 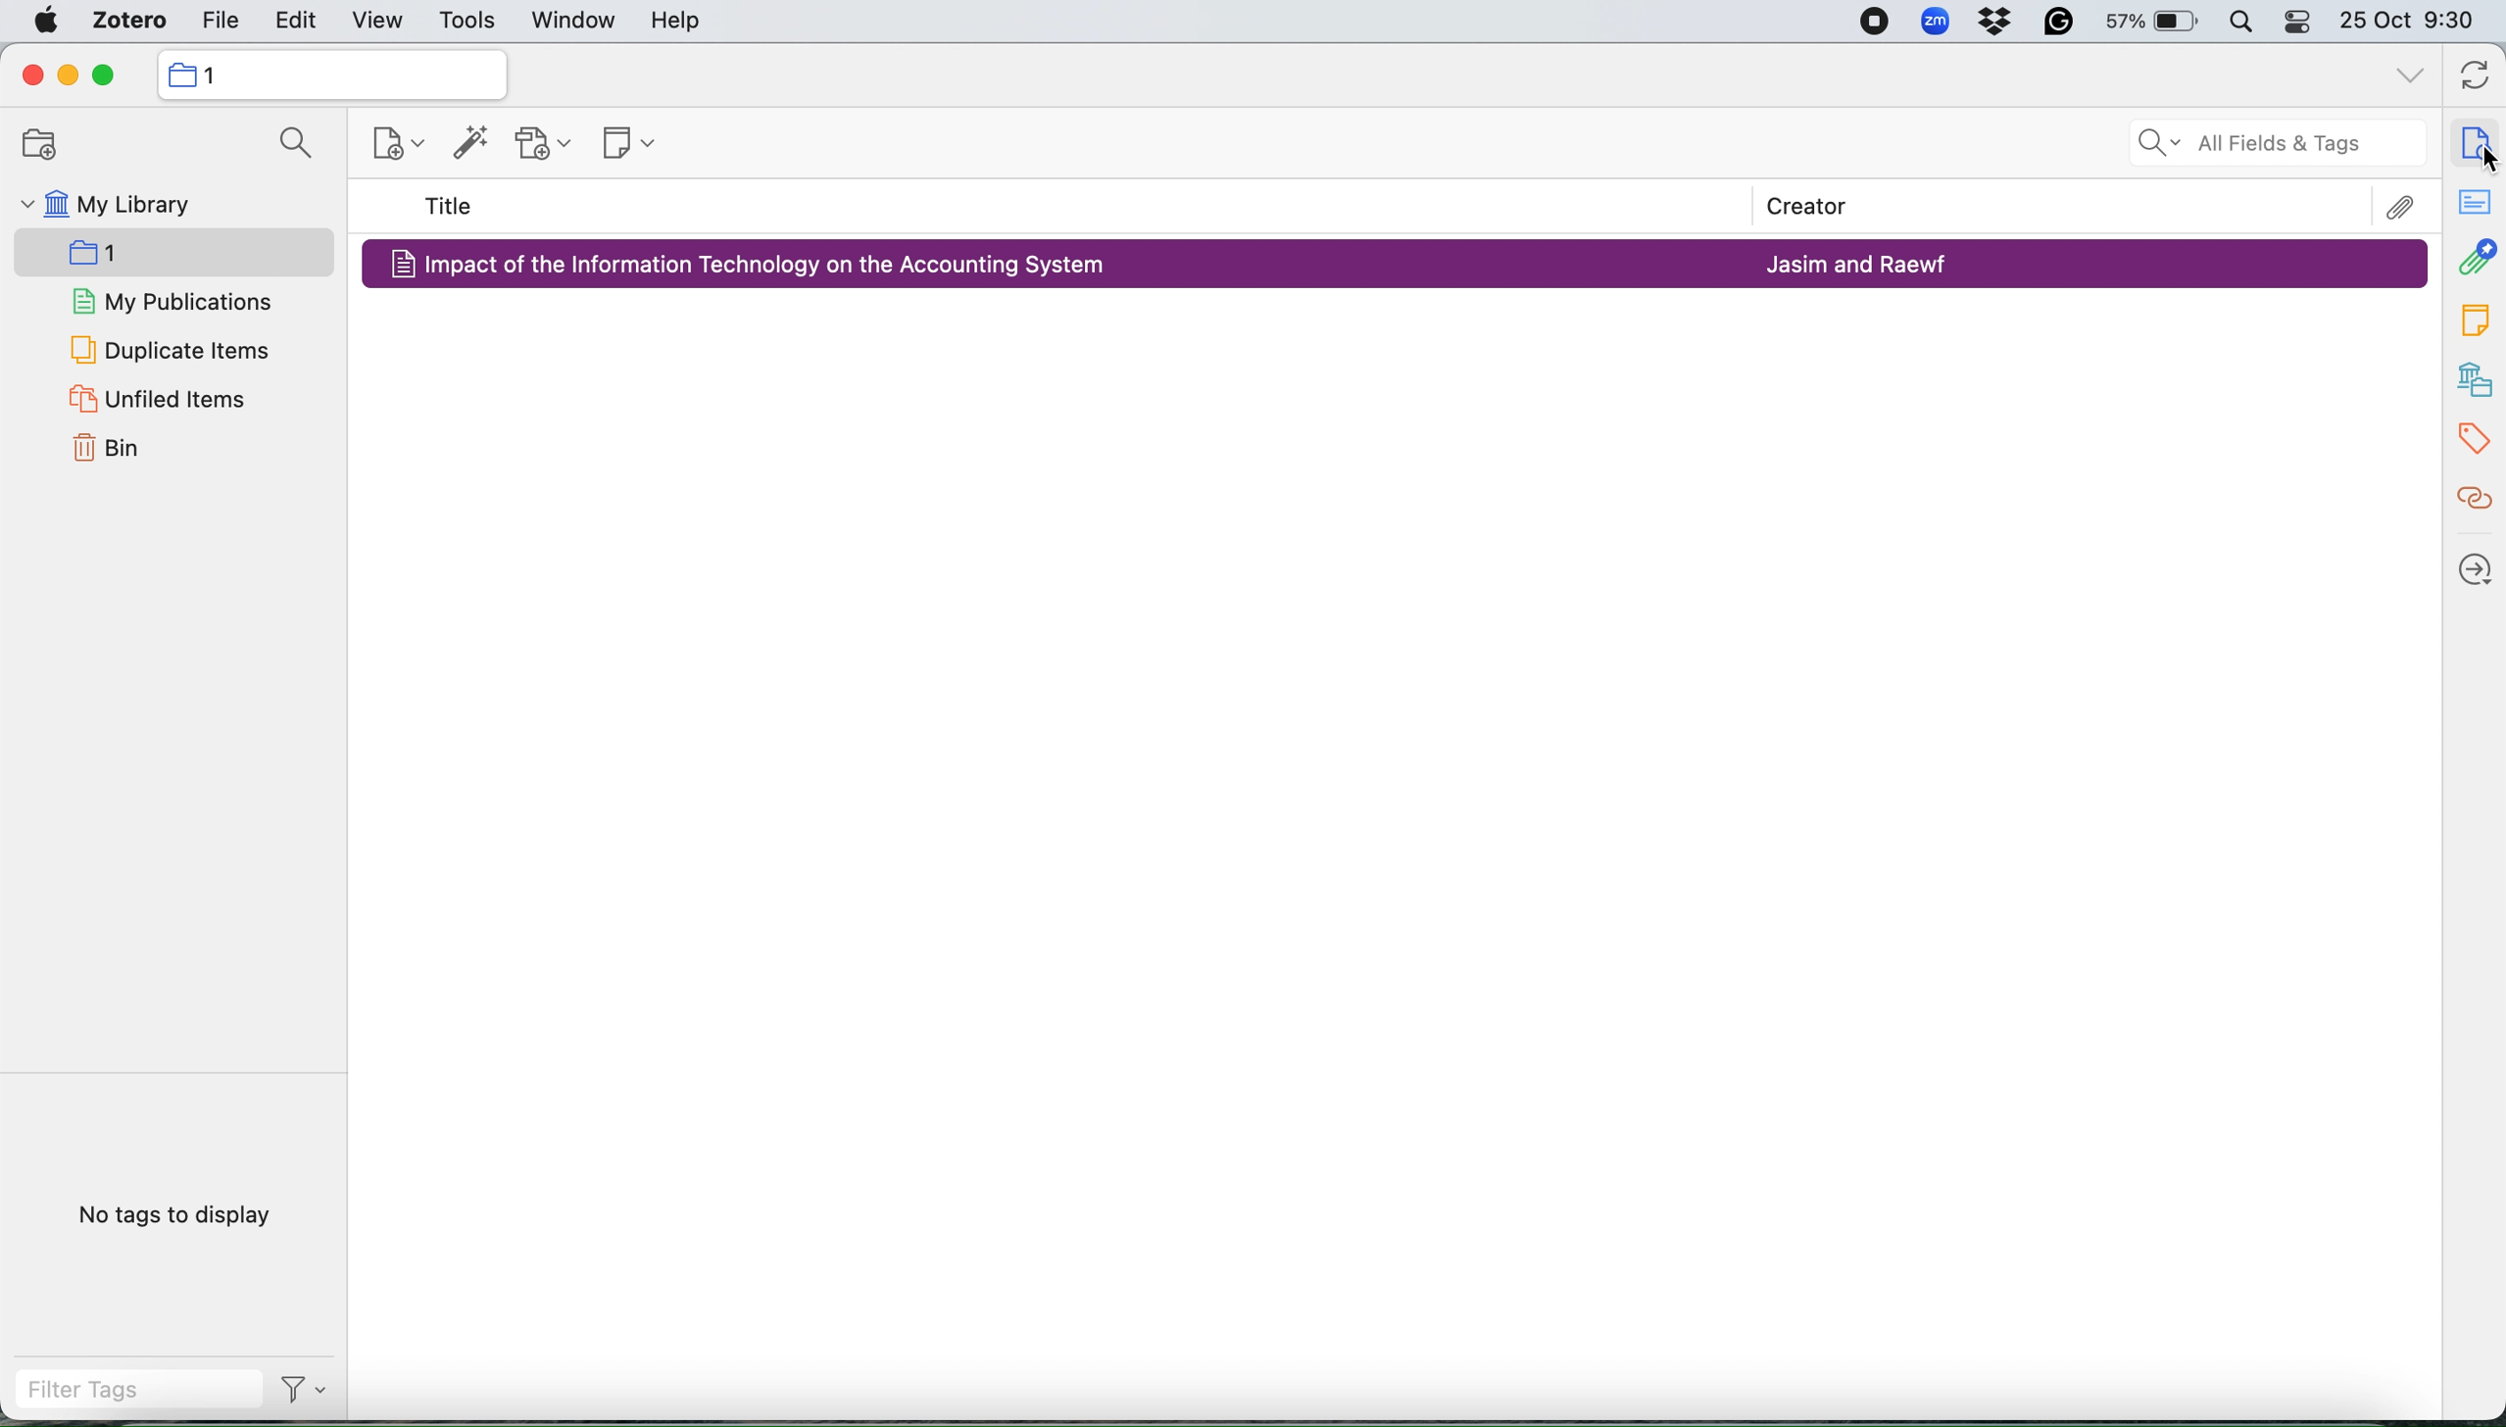 What do you see at coordinates (2240, 23) in the screenshot?
I see `spotlight search` at bounding box center [2240, 23].